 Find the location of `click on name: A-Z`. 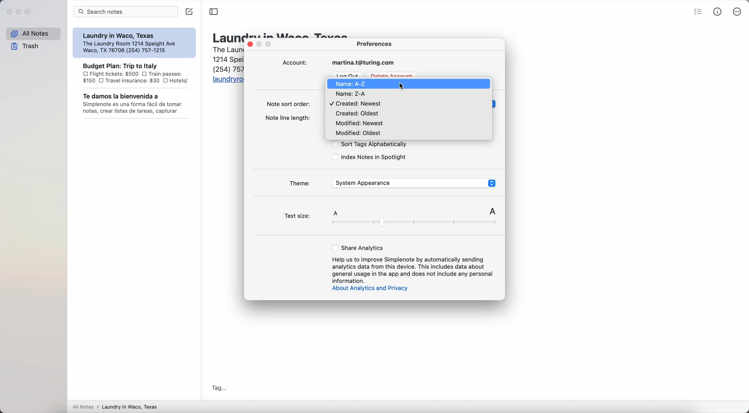

click on name: A-Z is located at coordinates (362, 84).